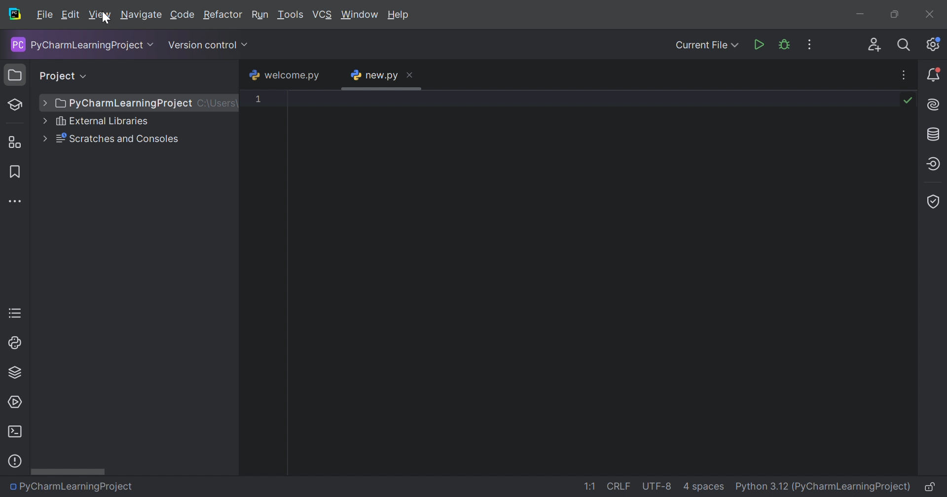 The width and height of the screenshot is (947, 497). I want to click on PyCharm icon, so click(17, 15).